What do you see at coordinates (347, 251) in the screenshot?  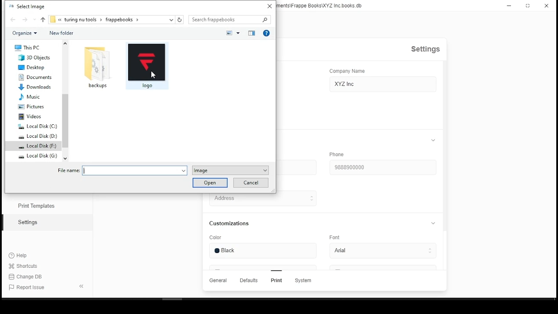 I see `arial` at bounding box center [347, 251].